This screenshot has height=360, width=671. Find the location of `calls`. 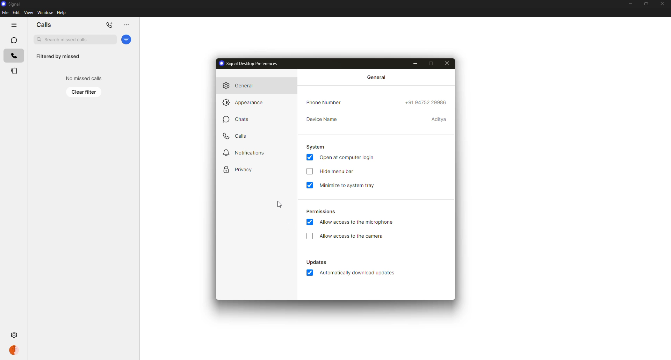

calls is located at coordinates (237, 136).